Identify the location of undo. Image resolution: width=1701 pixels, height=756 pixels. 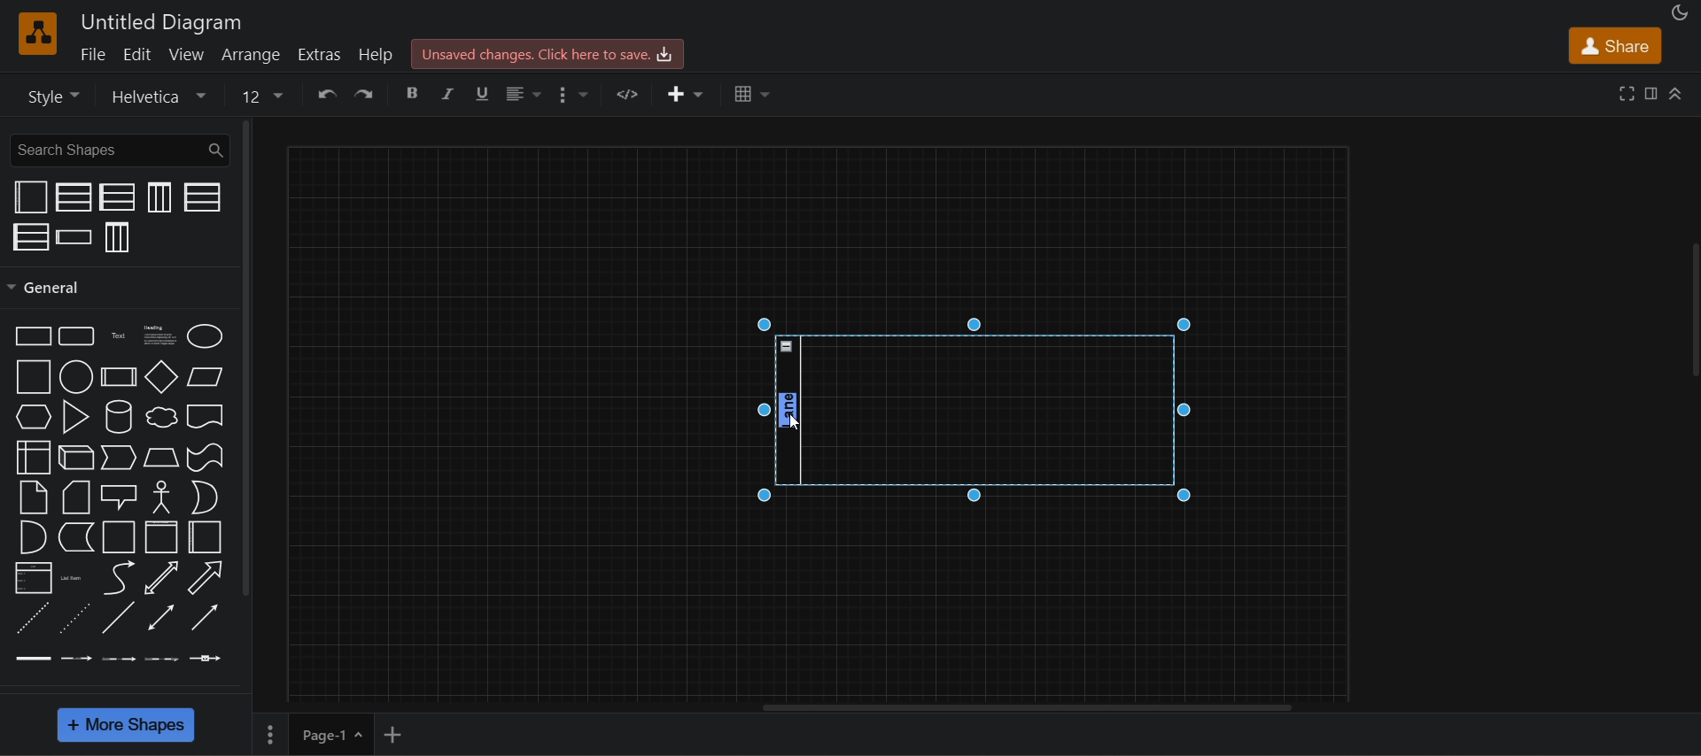
(322, 94).